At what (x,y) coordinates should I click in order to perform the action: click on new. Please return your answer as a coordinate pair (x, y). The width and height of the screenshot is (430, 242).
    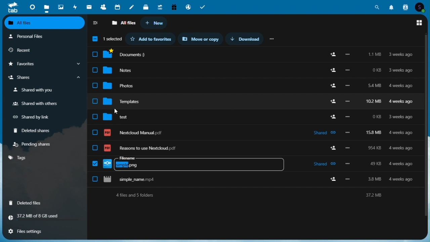
    Looking at the image, I should click on (154, 23).